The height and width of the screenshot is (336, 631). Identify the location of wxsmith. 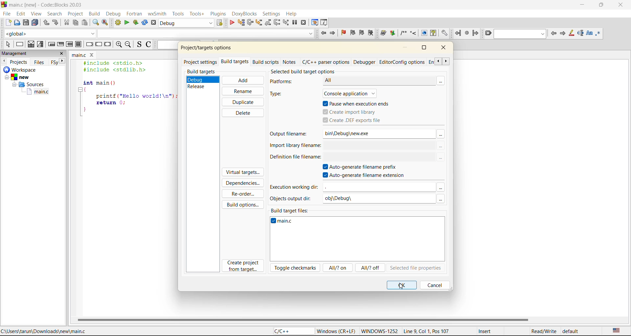
(156, 14).